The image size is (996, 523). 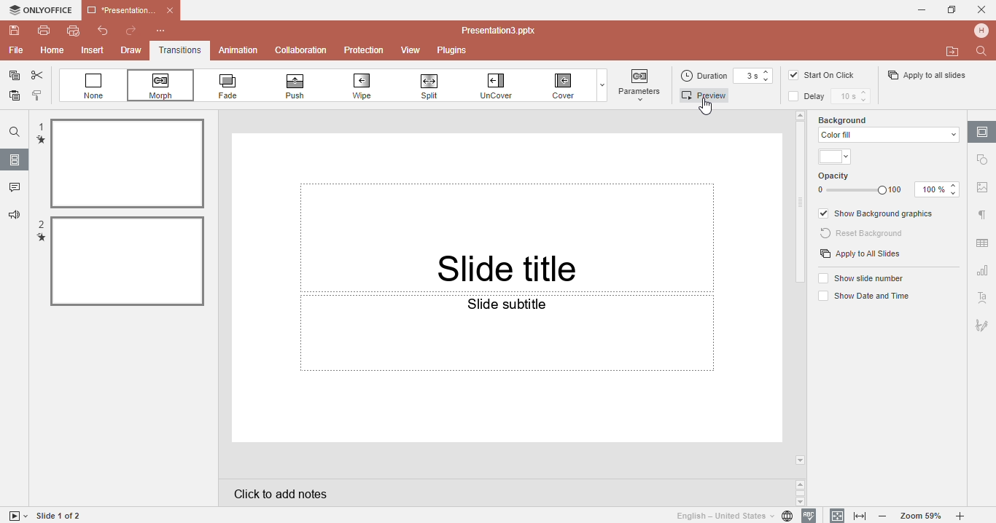 What do you see at coordinates (864, 234) in the screenshot?
I see `Reset background` at bounding box center [864, 234].